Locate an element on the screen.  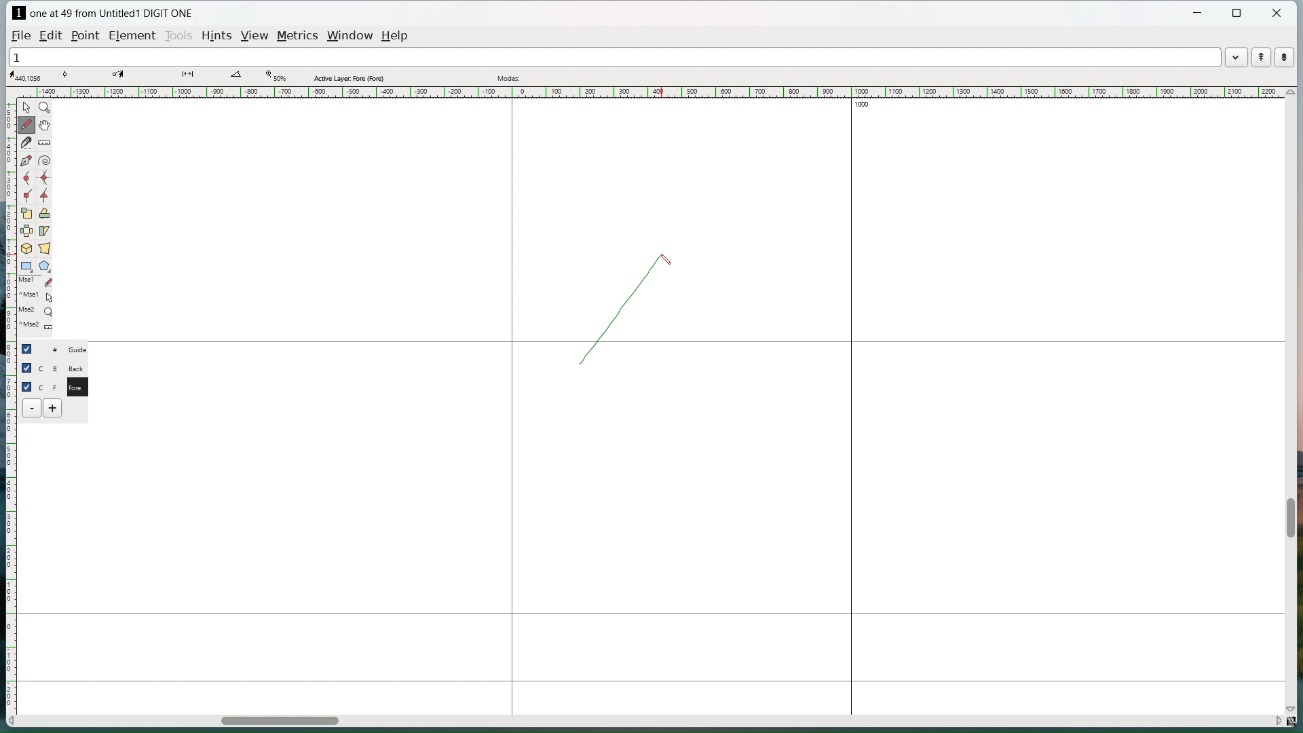
show the next word in the word list is located at coordinates (1285, 58).